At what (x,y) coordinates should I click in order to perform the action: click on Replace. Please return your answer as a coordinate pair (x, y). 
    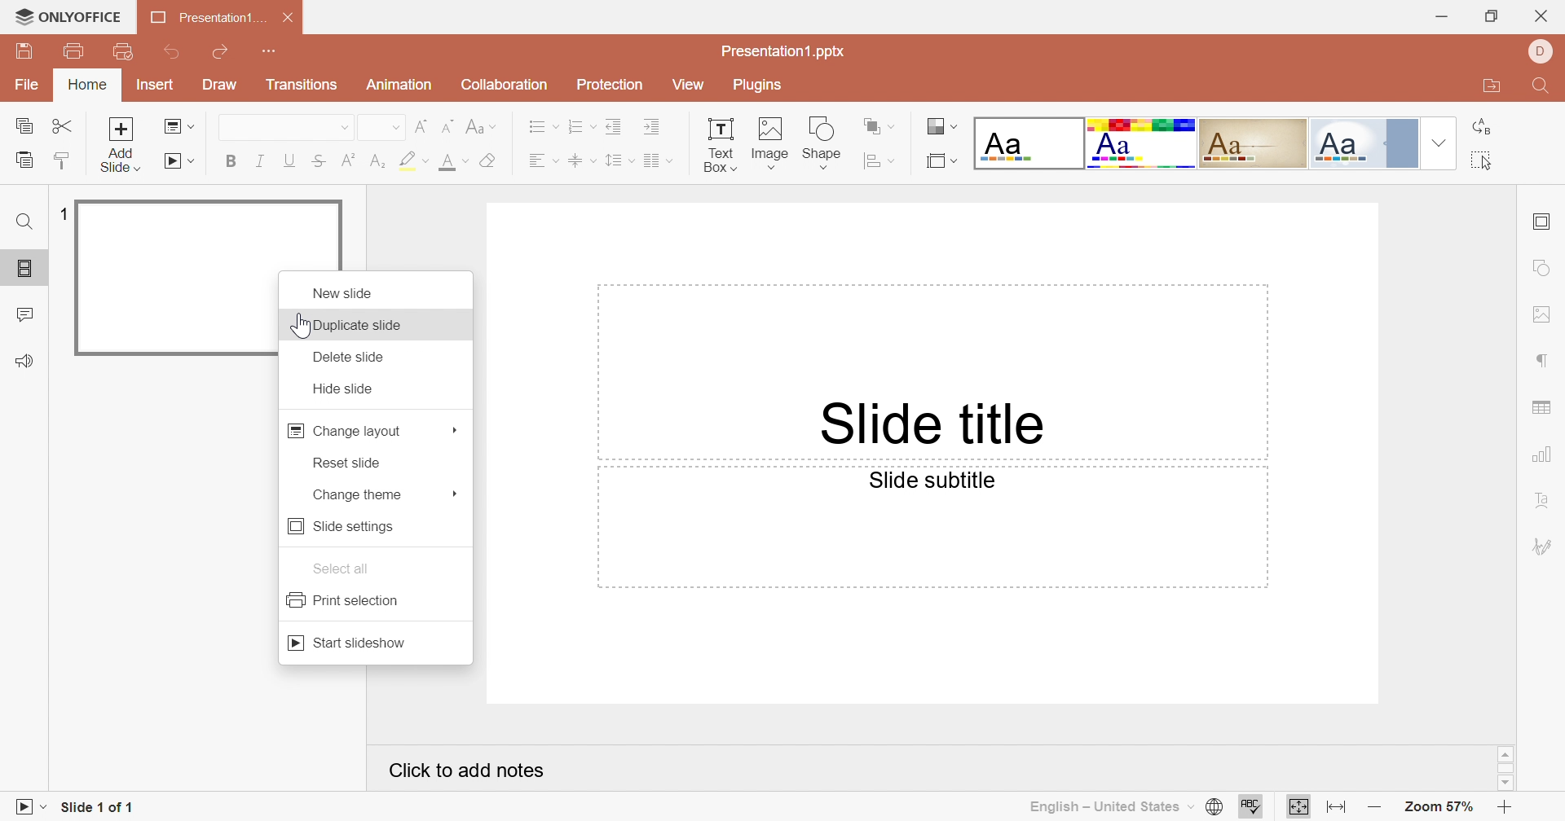
    Looking at the image, I should click on (1482, 125).